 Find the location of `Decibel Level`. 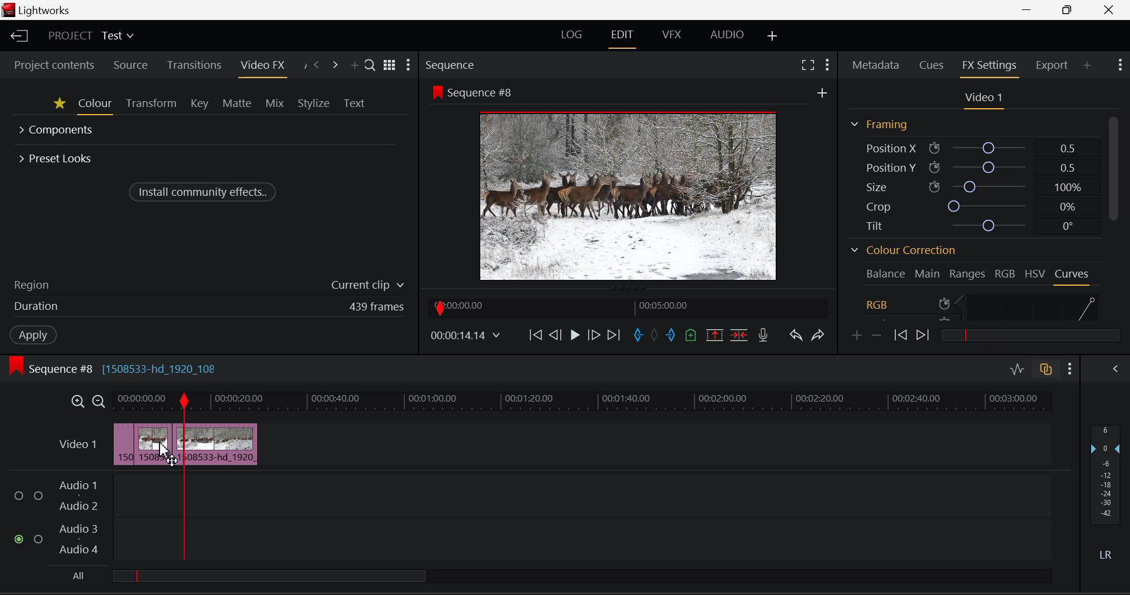

Decibel Level is located at coordinates (1105, 490).